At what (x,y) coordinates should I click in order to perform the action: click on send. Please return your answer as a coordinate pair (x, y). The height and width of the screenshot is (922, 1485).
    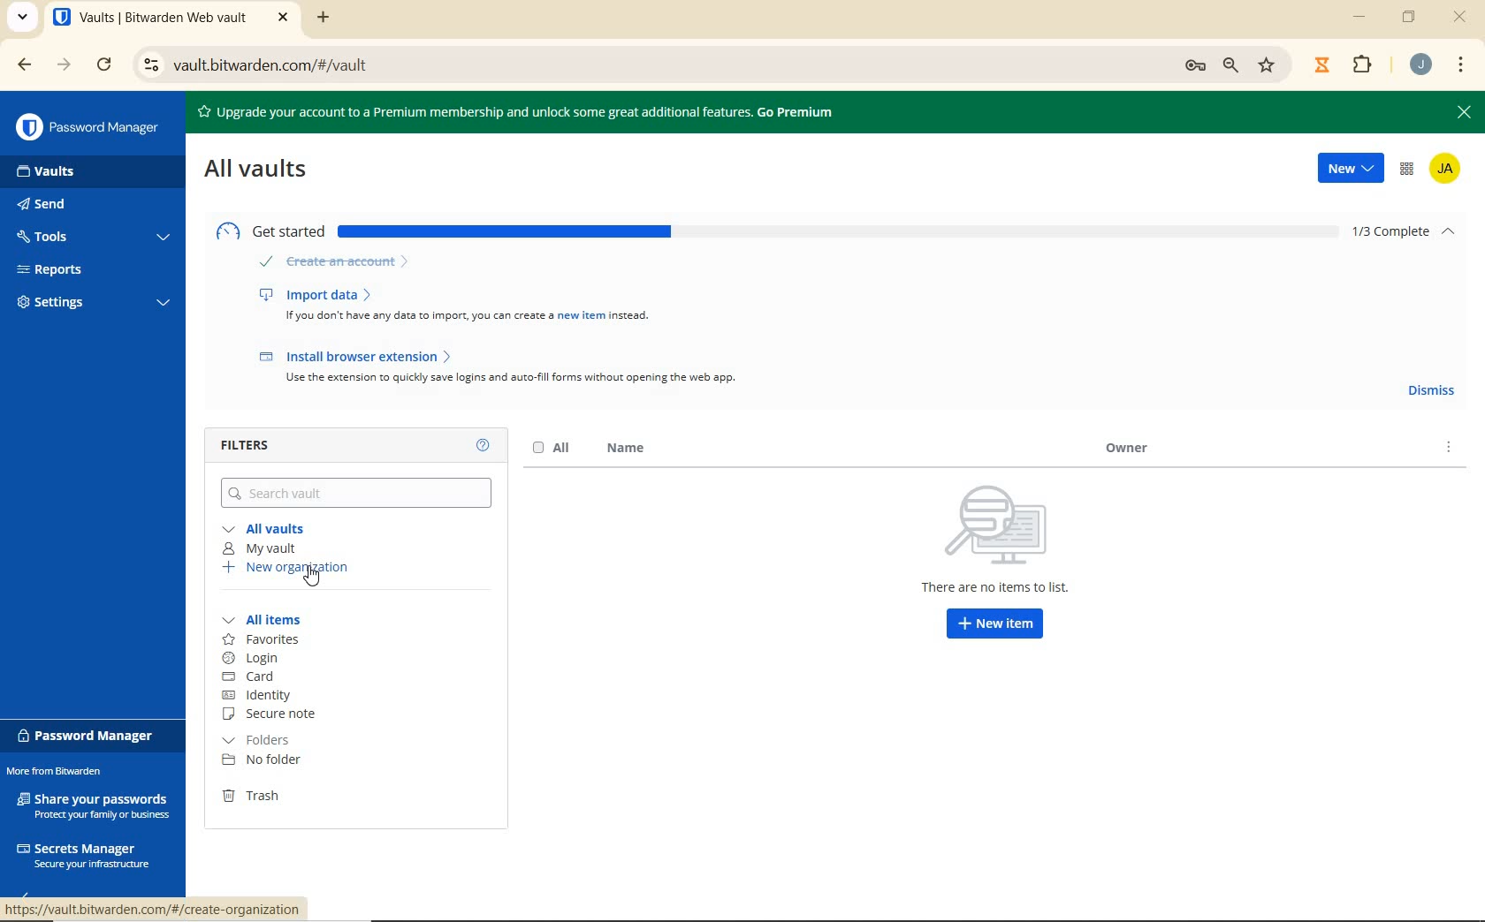
    Looking at the image, I should click on (71, 206).